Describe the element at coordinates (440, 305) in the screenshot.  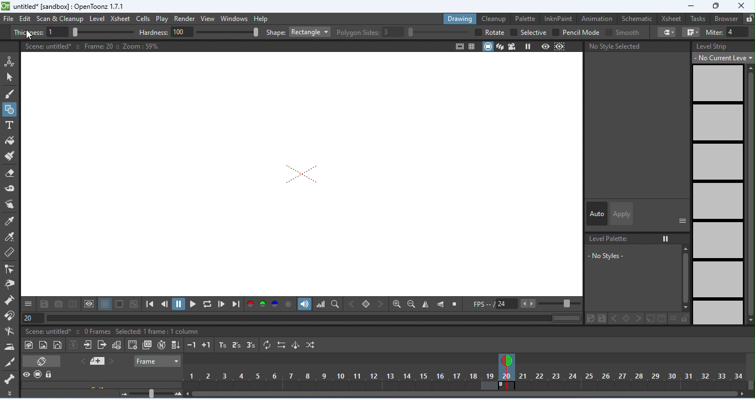
I see `flip vertically` at that location.